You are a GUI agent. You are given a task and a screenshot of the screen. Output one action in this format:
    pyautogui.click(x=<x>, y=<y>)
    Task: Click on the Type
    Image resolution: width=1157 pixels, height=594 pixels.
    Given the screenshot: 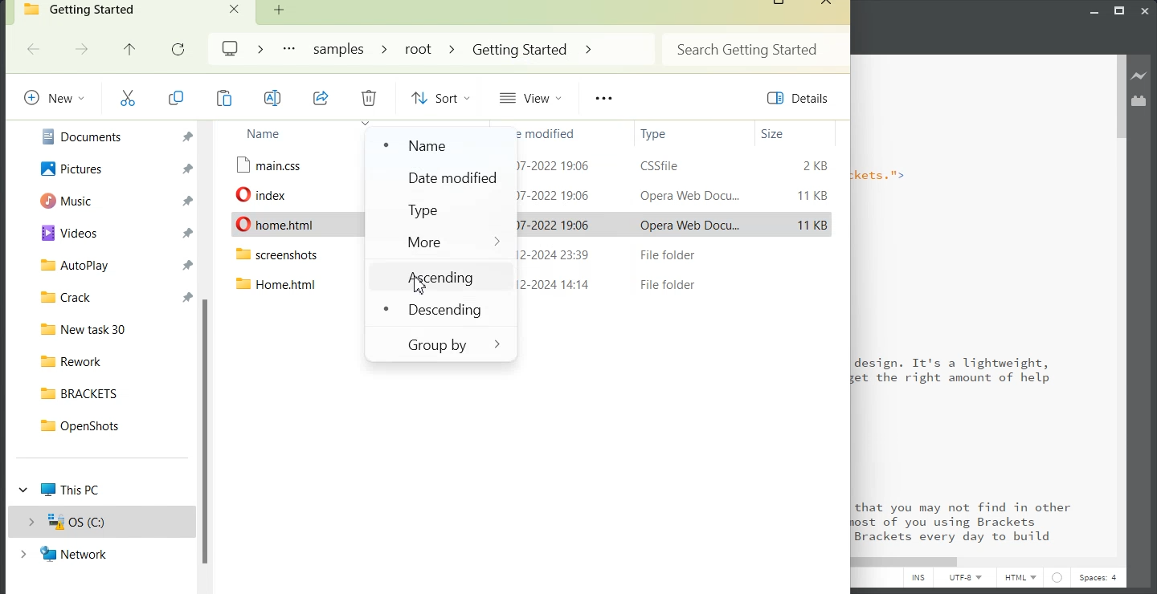 What is the action you would take?
    pyautogui.click(x=677, y=133)
    